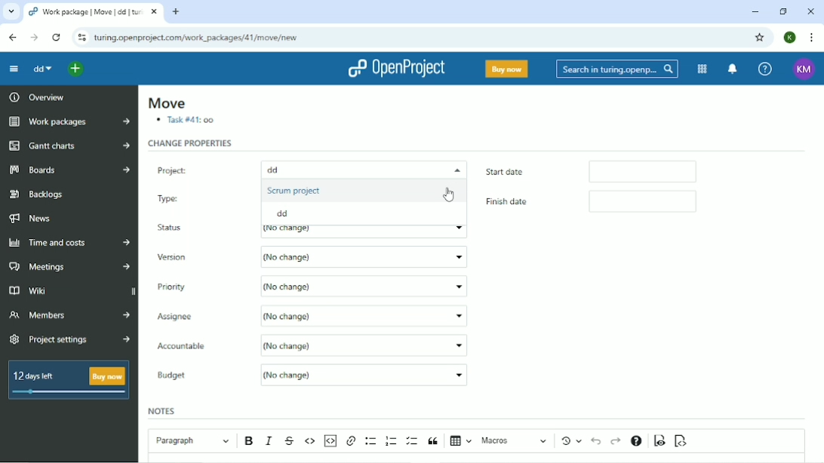 This screenshot has width=824, height=463. What do you see at coordinates (754, 12) in the screenshot?
I see `Minimize` at bounding box center [754, 12].